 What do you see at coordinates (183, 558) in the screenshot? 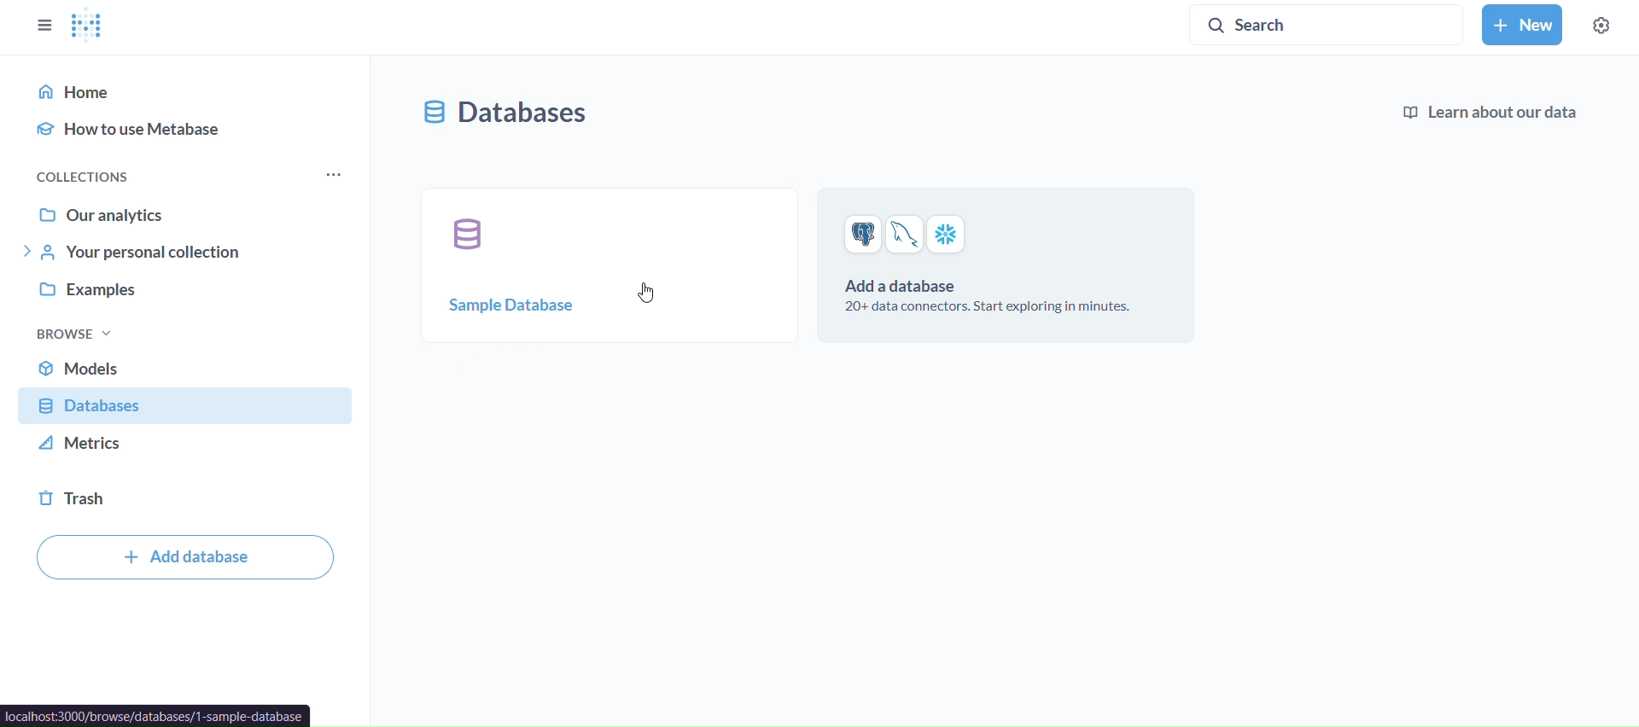
I see `add database` at bounding box center [183, 558].